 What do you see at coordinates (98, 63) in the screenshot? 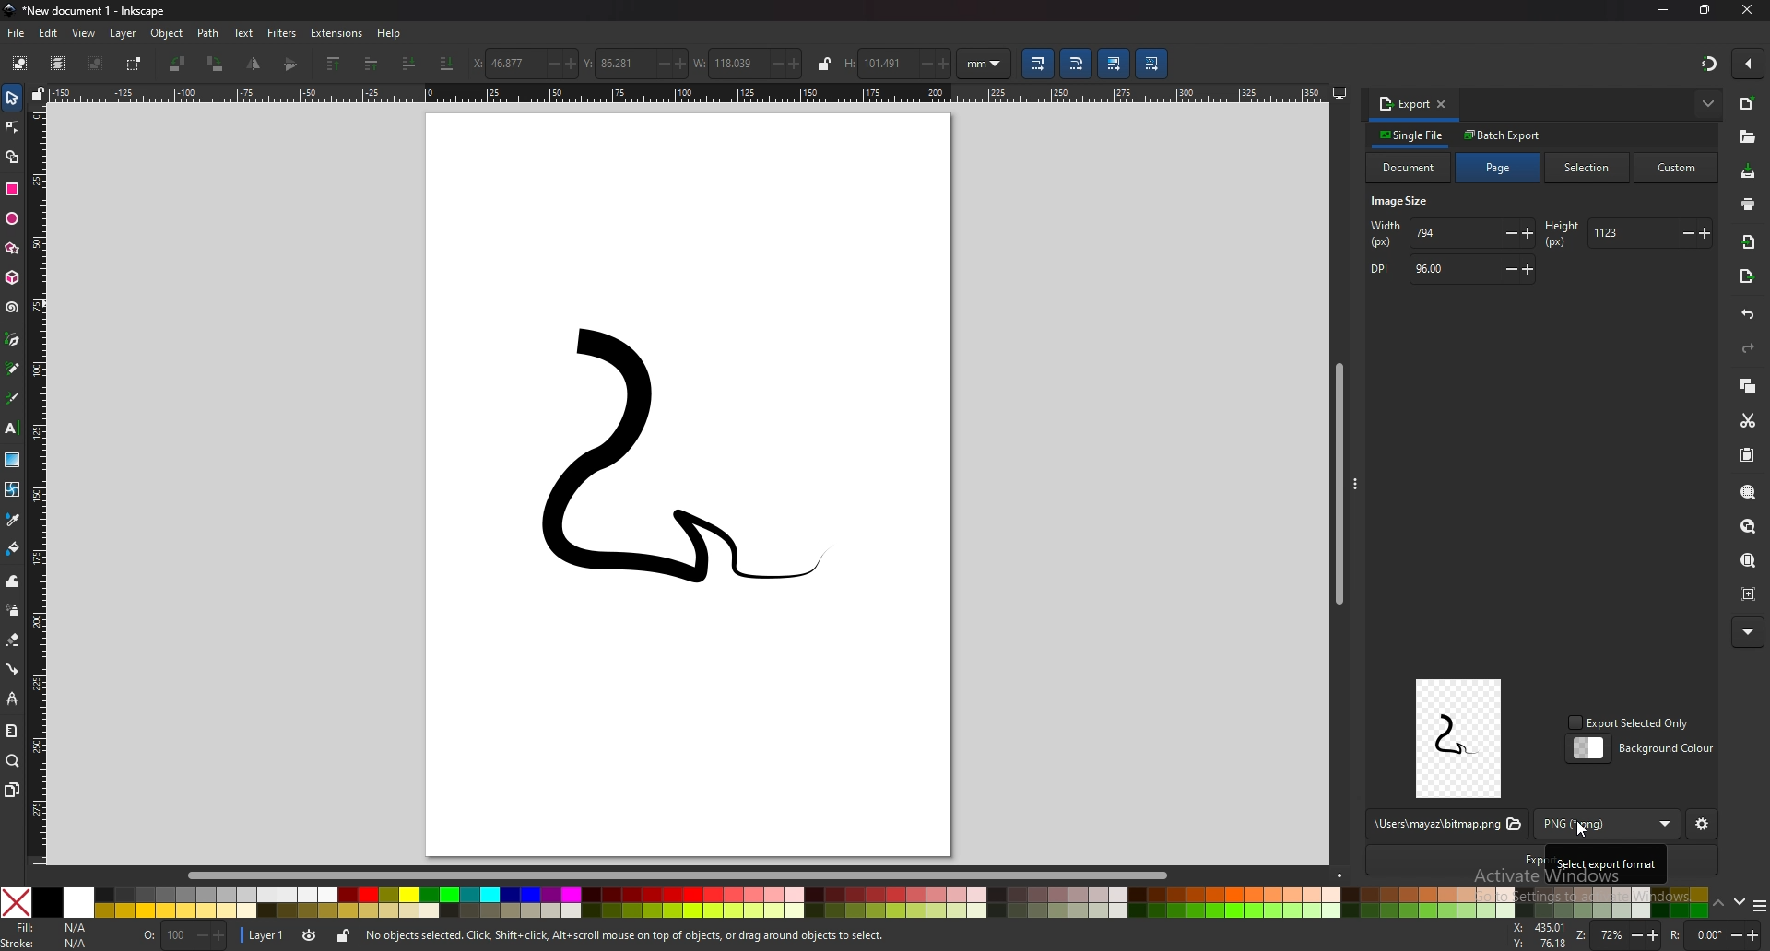
I see `deselect` at bounding box center [98, 63].